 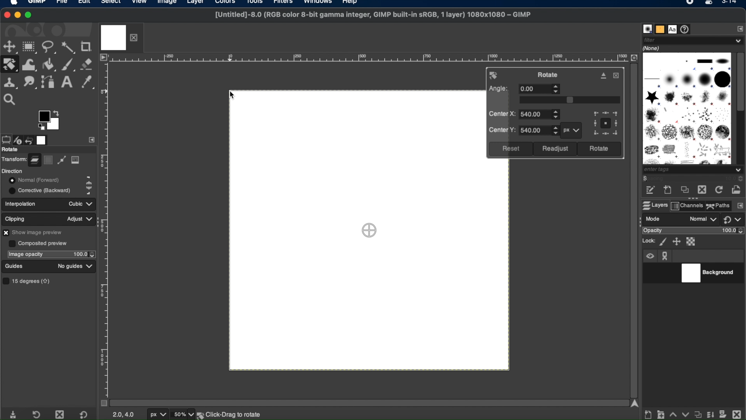 I want to click on zoom levels, so click(x=184, y=415).